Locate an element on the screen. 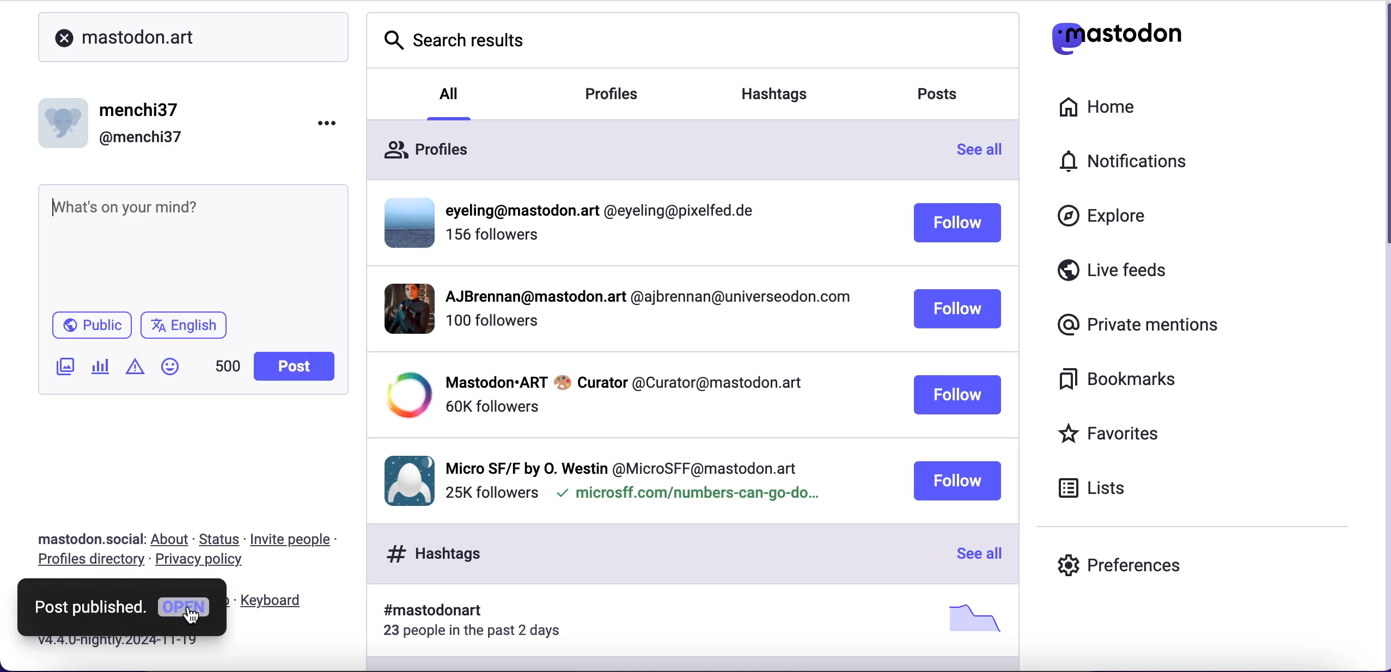 Image resolution: width=1391 pixels, height=672 pixels. live feeds is located at coordinates (1113, 274).